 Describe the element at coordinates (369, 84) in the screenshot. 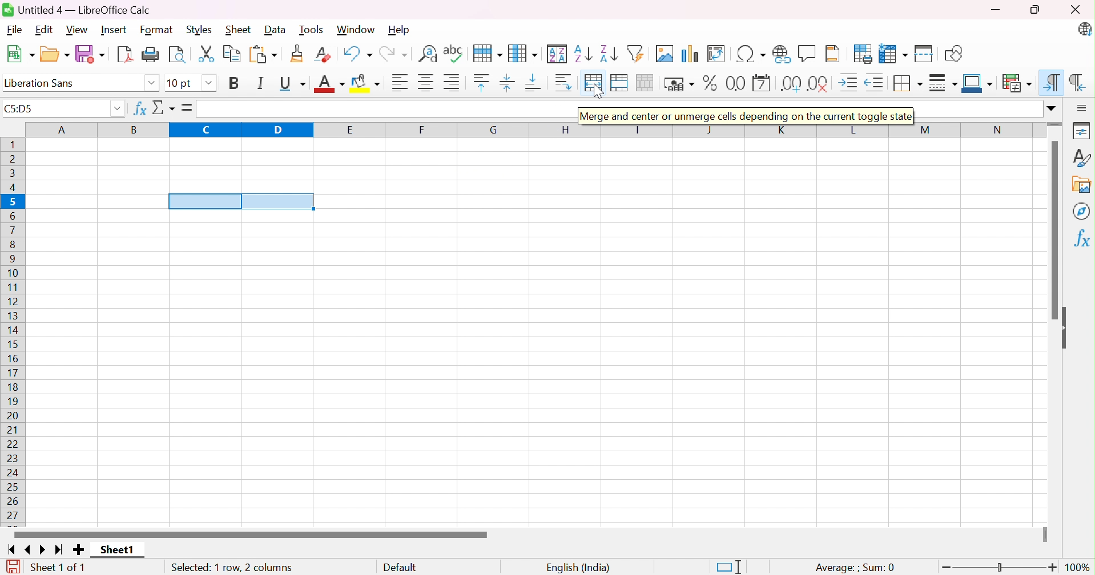

I see `Background Color` at that location.